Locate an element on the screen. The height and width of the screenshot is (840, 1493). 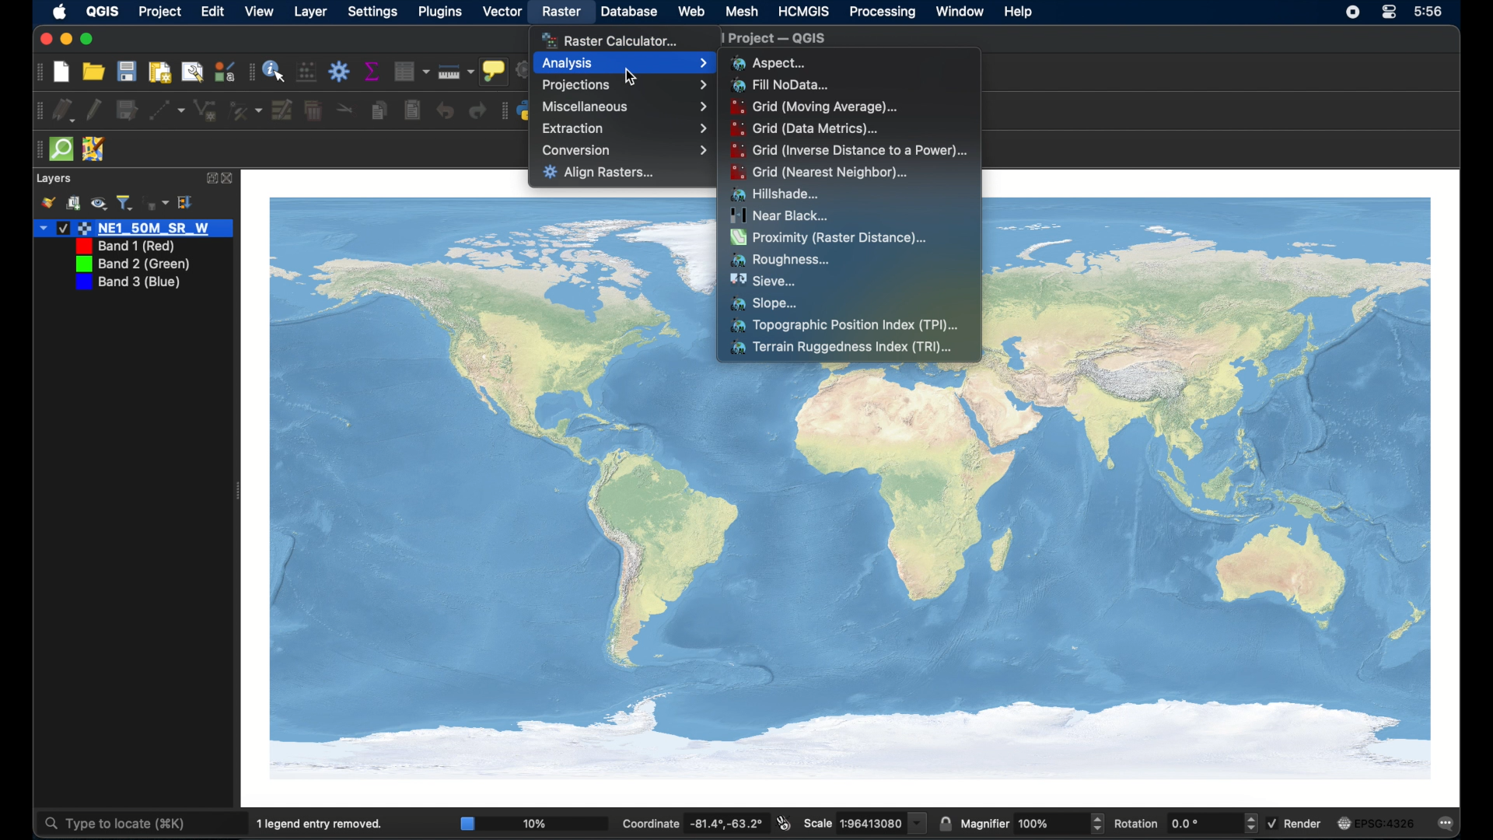
minimize  is located at coordinates (63, 40).